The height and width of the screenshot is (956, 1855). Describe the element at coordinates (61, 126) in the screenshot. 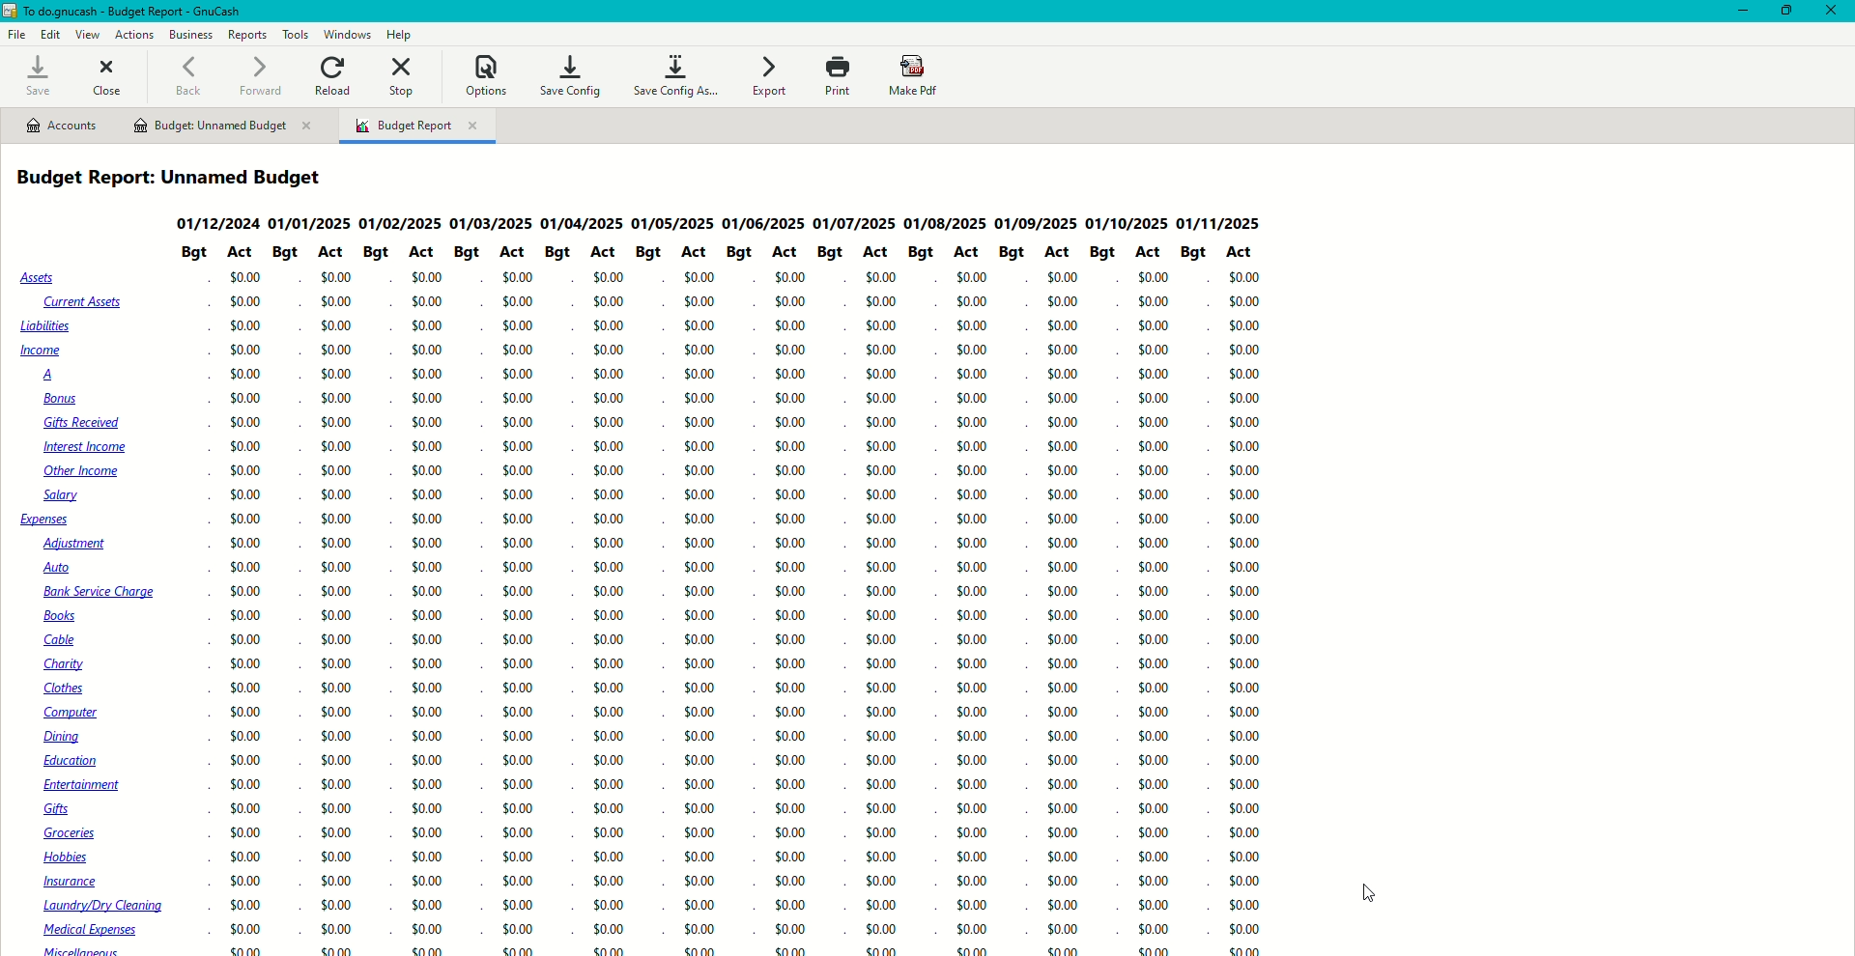

I see `Accounts` at that location.